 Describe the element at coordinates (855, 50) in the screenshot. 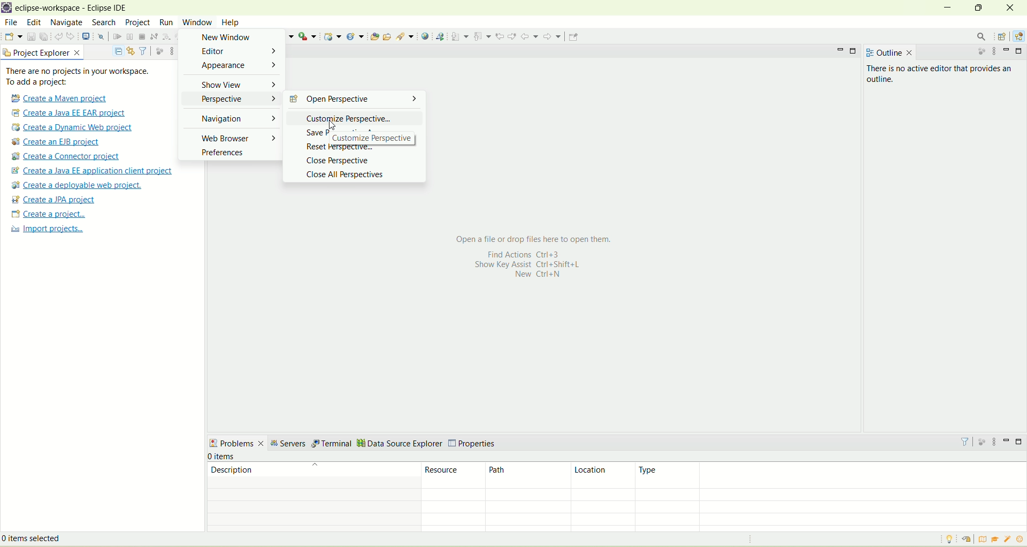

I see `maximize` at that location.